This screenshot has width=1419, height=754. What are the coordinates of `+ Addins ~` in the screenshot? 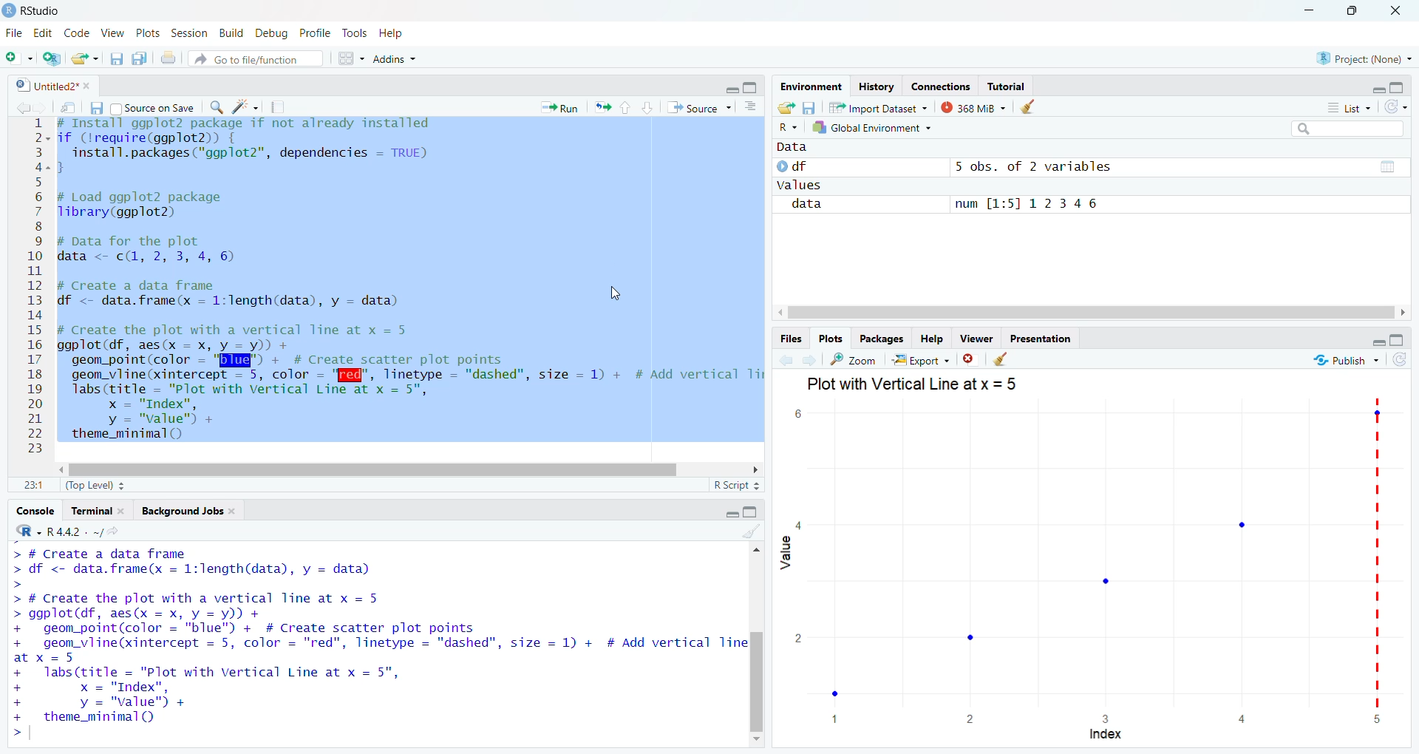 It's located at (401, 58).